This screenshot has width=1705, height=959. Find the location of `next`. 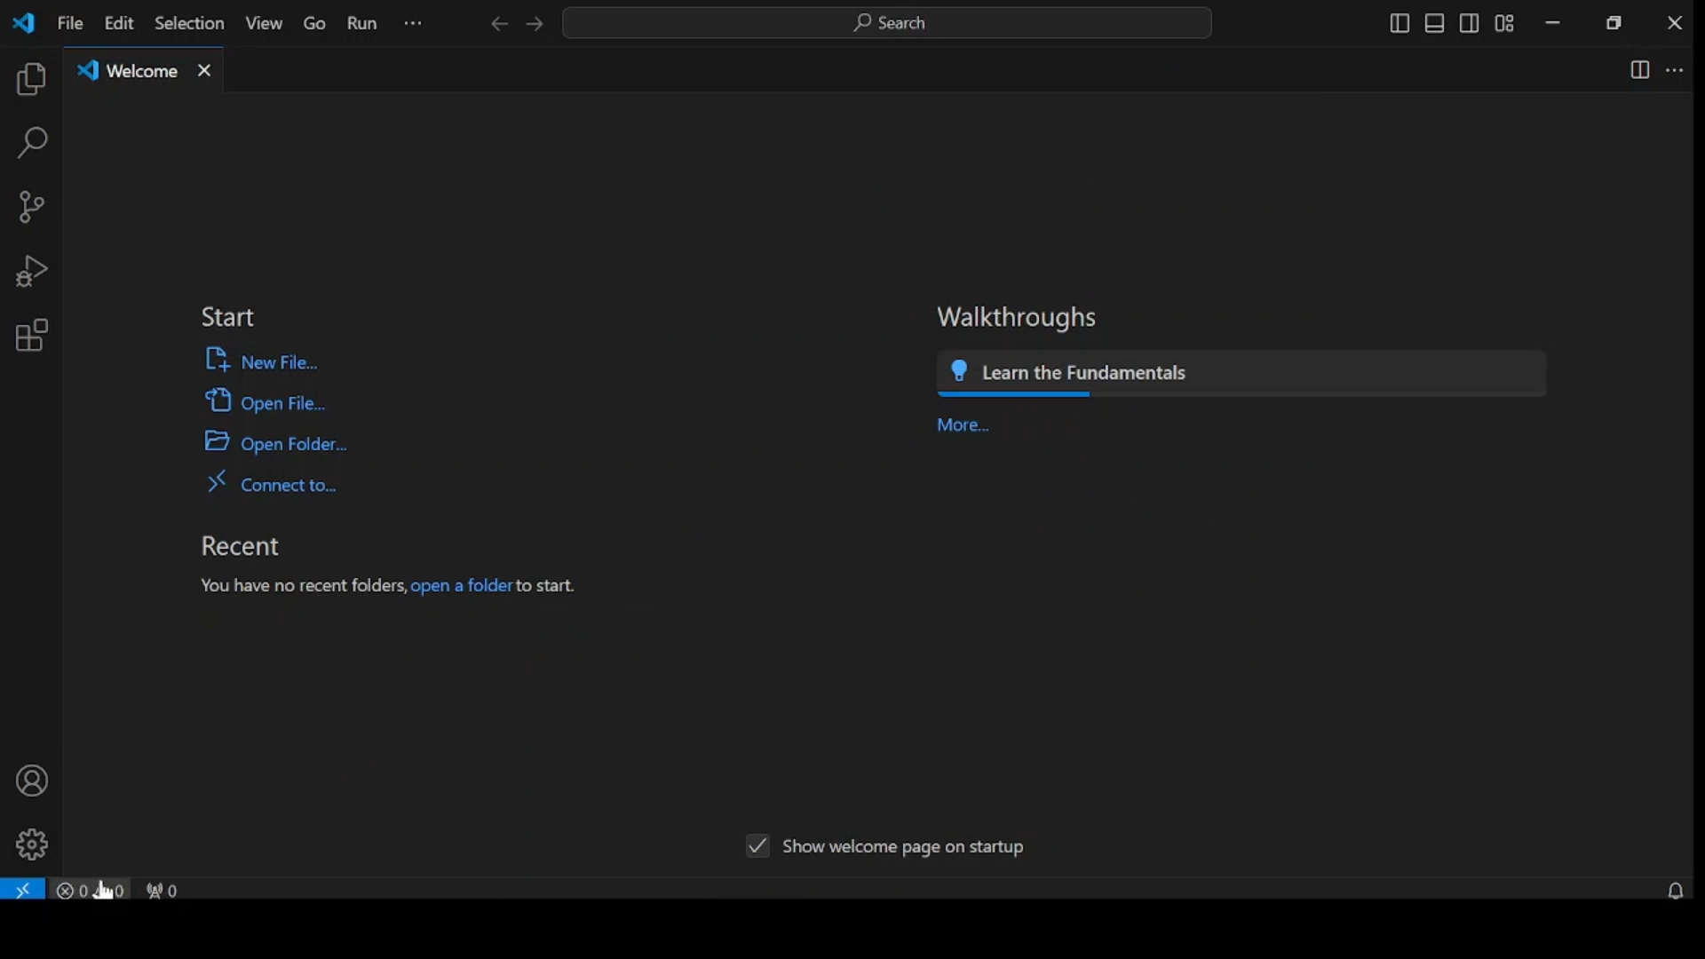

next is located at coordinates (534, 24).